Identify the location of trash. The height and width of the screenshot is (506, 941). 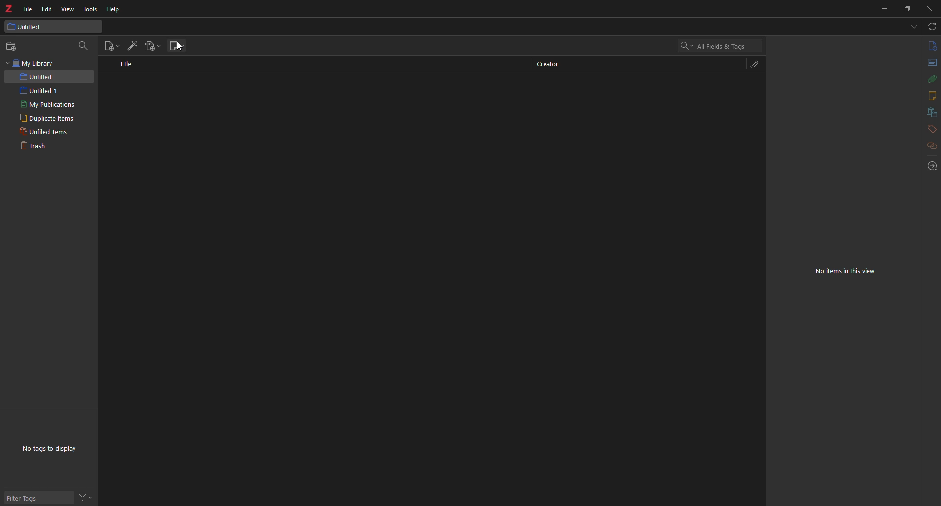
(36, 147).